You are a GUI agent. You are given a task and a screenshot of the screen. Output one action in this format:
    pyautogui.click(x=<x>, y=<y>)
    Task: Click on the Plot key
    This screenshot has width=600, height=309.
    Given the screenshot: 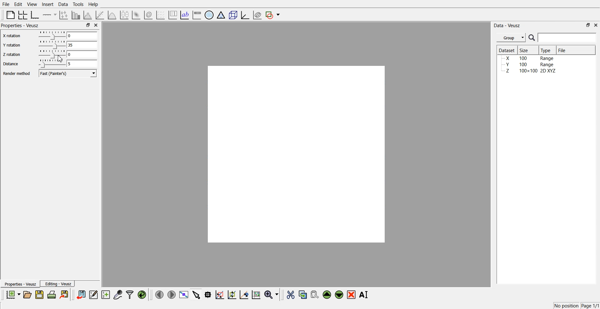 What is the action you would take?
    pyautogui.click(x=172, y=15)
    